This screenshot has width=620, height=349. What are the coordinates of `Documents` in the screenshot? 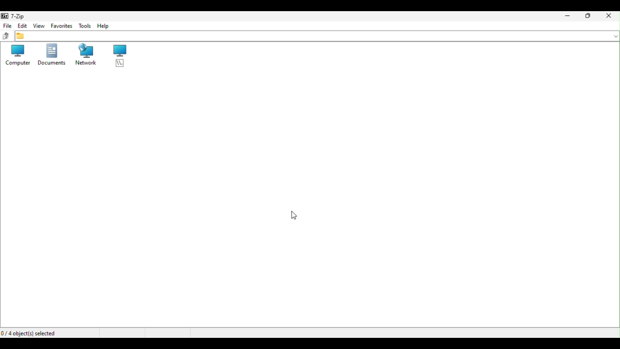 It's located at (53, 56).